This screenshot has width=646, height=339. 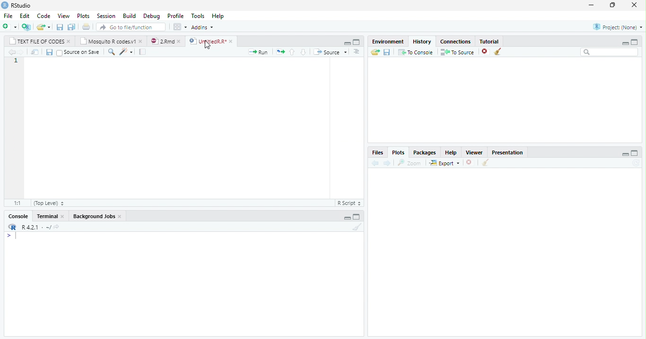 What do you see at coordinates (358, 217) in the screenshot?
I see `maximize` at bounding box center [358, 217].